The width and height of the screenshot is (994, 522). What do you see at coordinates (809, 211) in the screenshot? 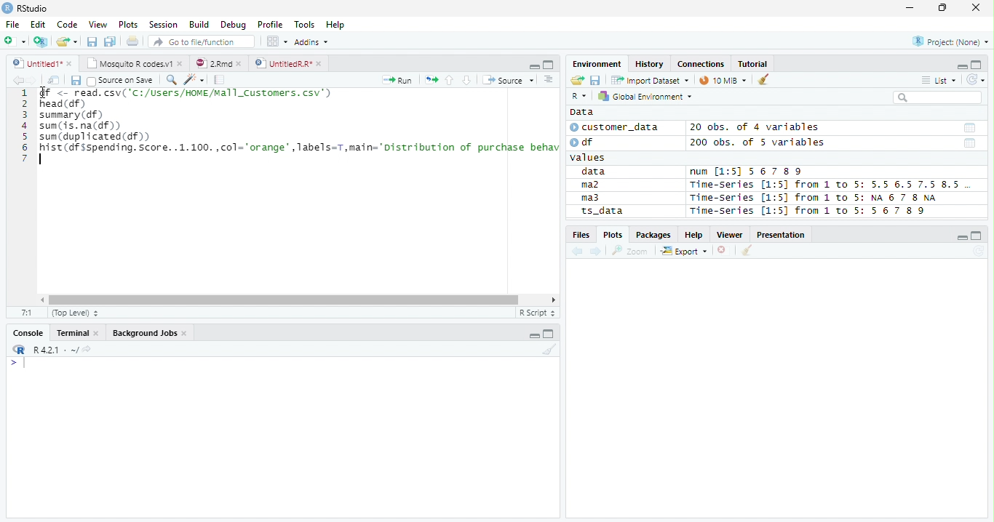
I see `Time-Series [1:5] from 1 to 5: 56 7 8 9` at bounding box center [809, 211].